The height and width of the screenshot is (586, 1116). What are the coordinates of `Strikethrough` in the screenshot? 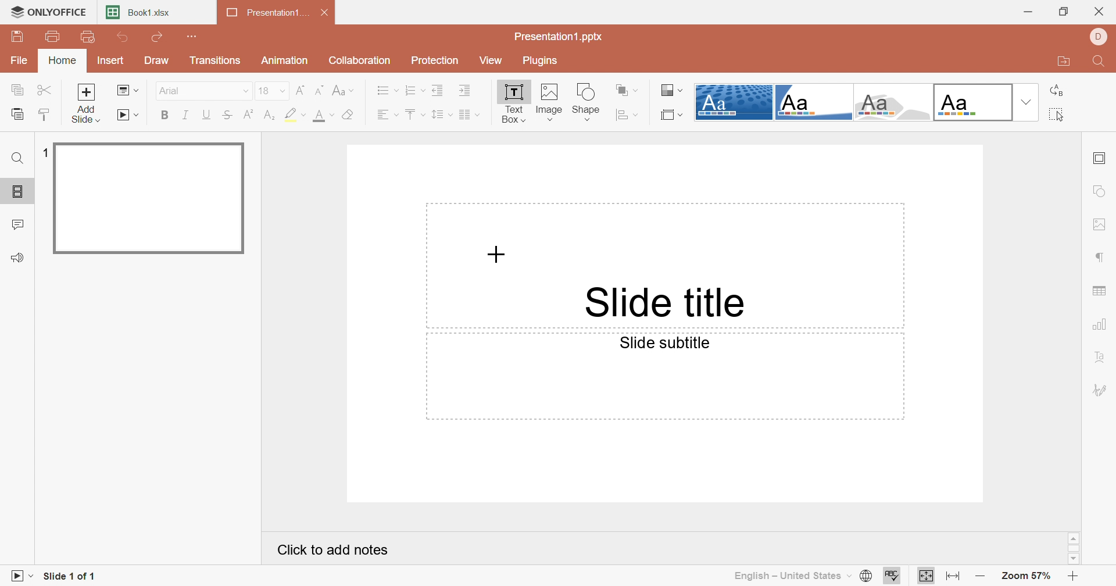 It's located at (228, 115).